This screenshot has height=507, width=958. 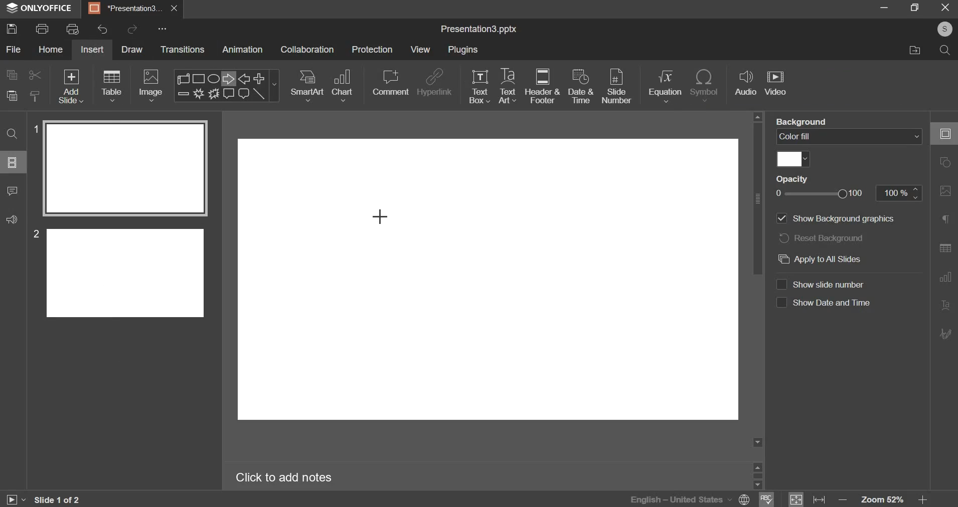 I want to click on opacity, so click(x=824, y=193).